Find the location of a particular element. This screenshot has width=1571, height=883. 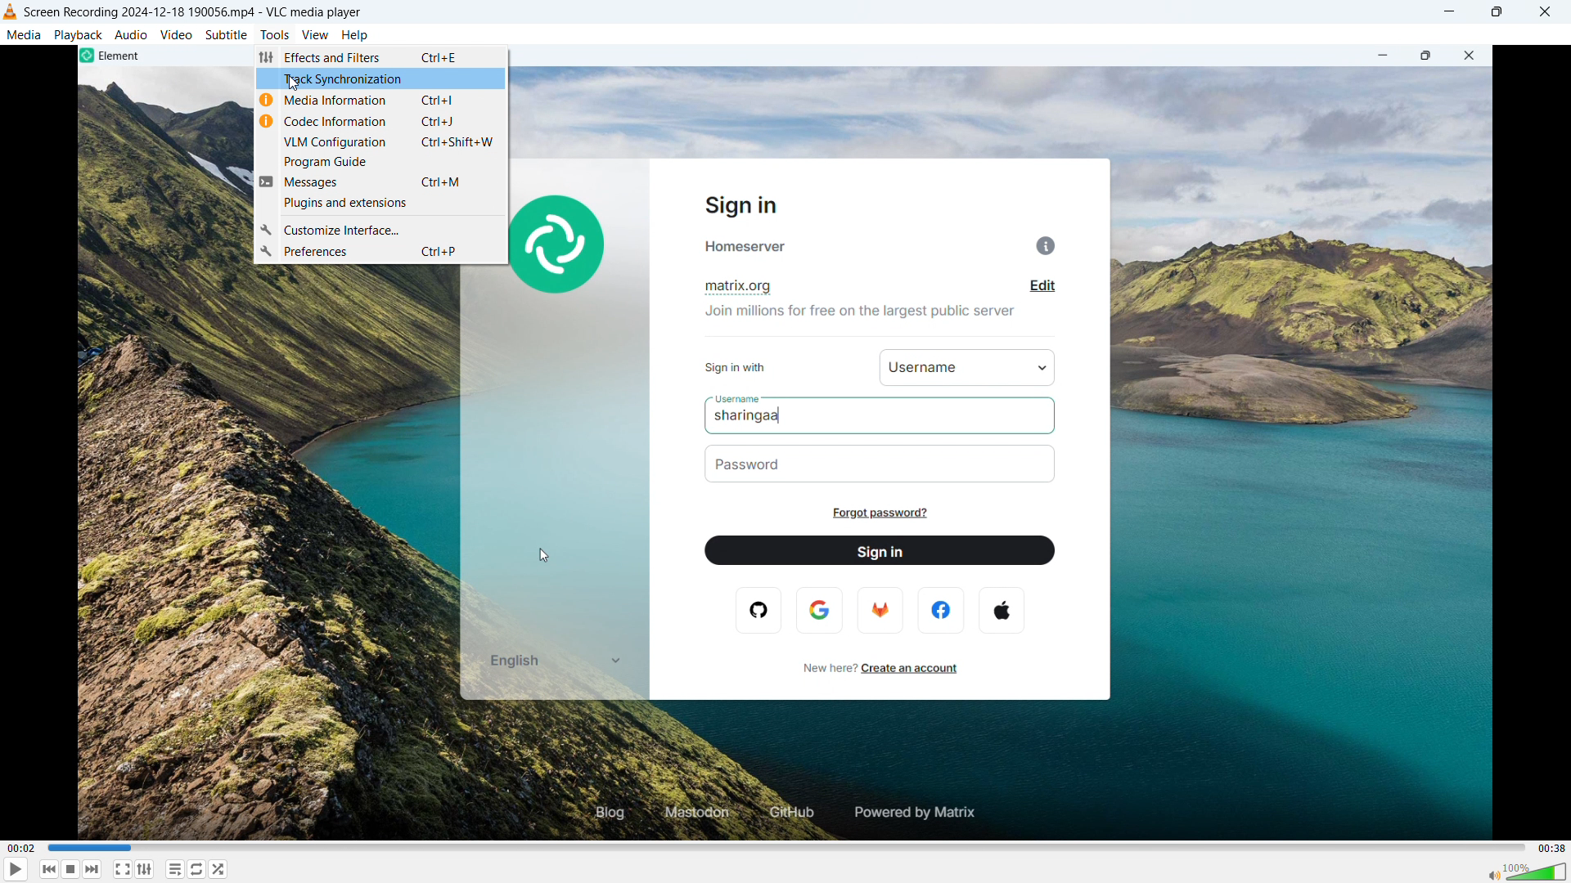

video is located at coordinates (176, 35).